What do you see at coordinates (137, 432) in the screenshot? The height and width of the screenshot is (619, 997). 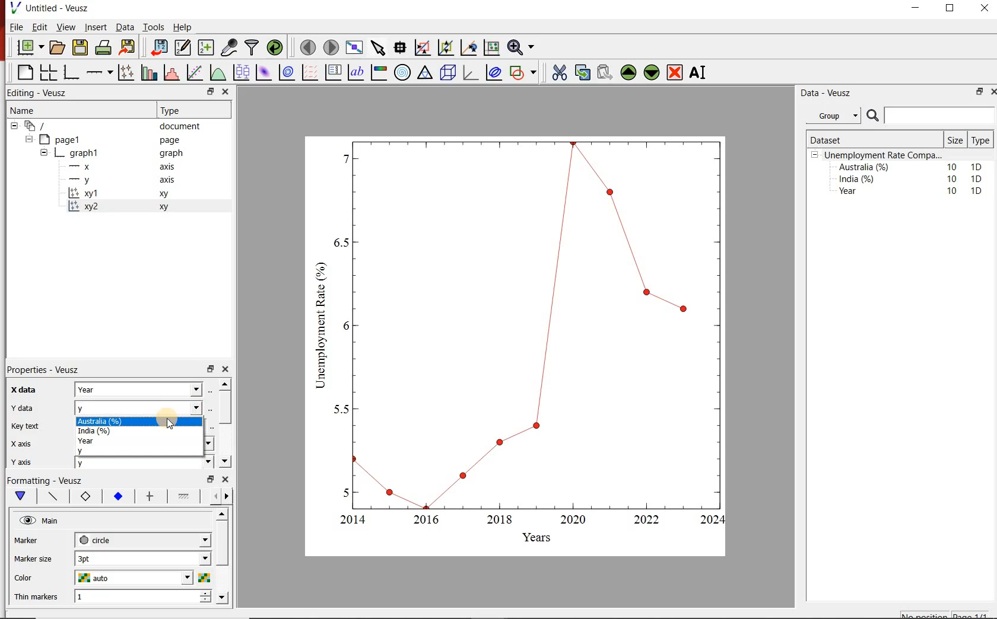 I see `India (%)` at bounding box center [137, 432].